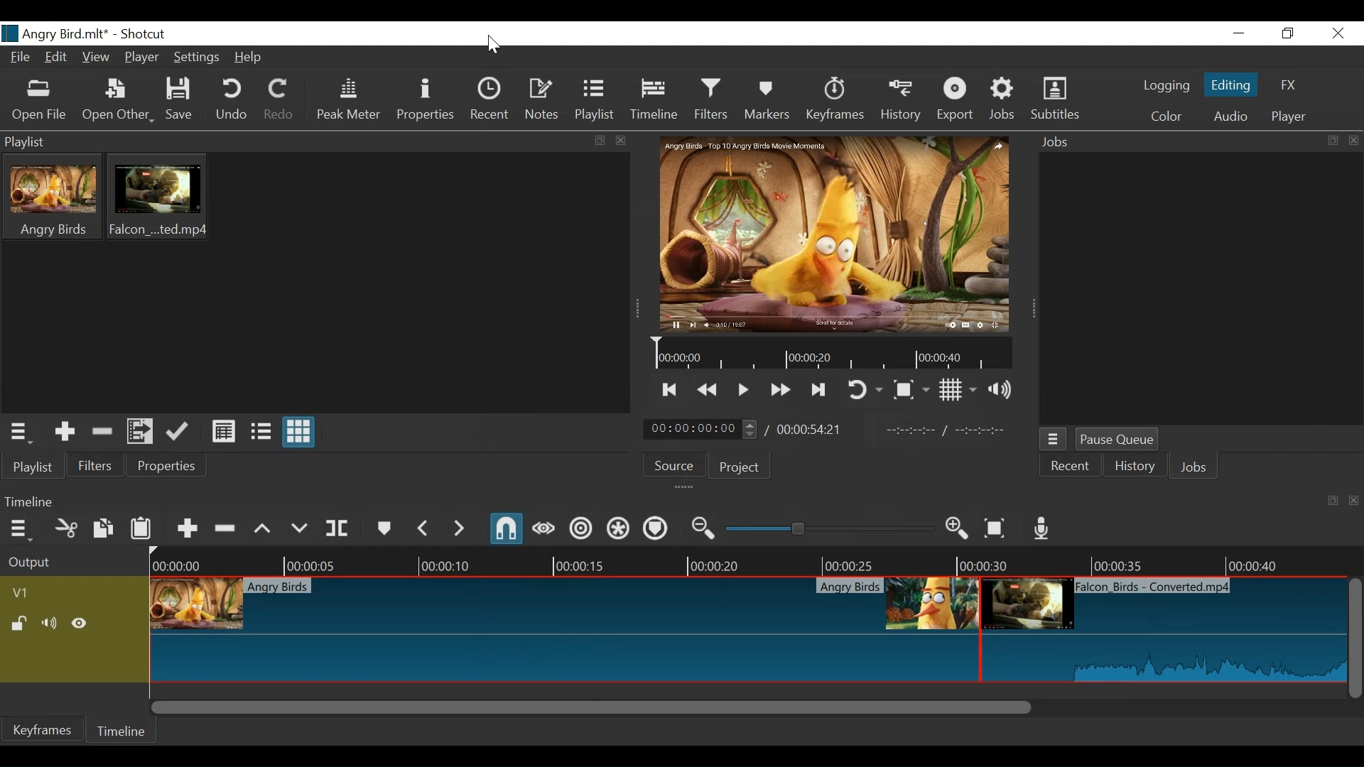 This screenshot has width=1364, height=767. What do you see at coordinates (1233, 116) in the screenshot?
I see `Audio` at bounding box center [1233, 116].